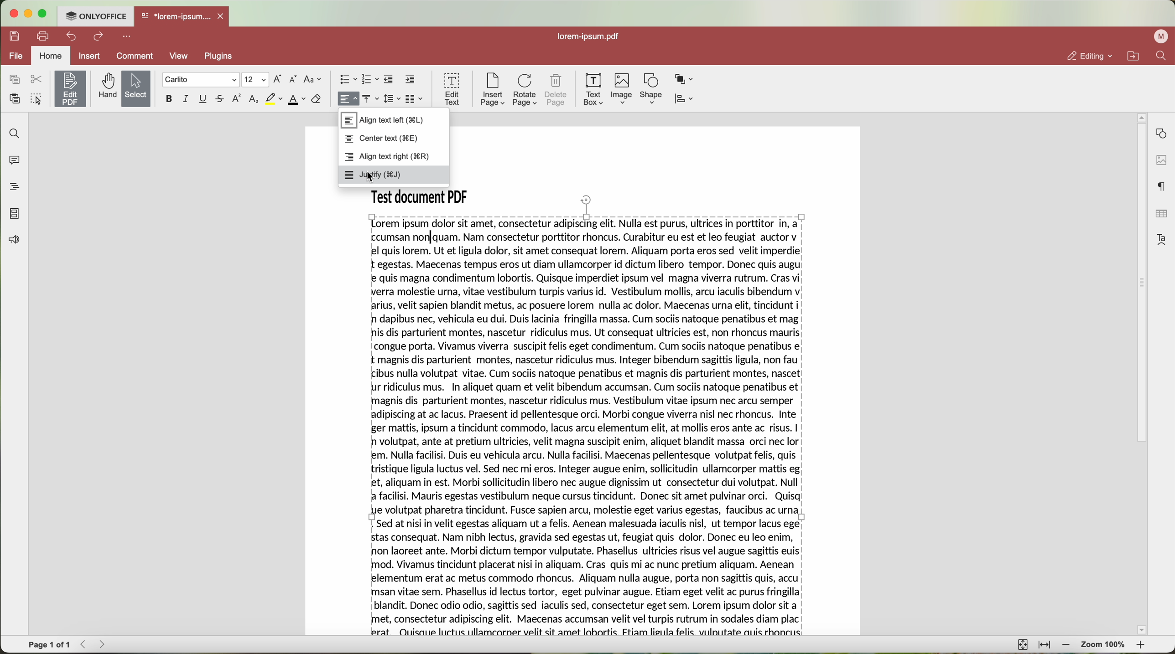 The width and height of the screenshot is (1175, 654). I want to click on underline, so click(204, 99).